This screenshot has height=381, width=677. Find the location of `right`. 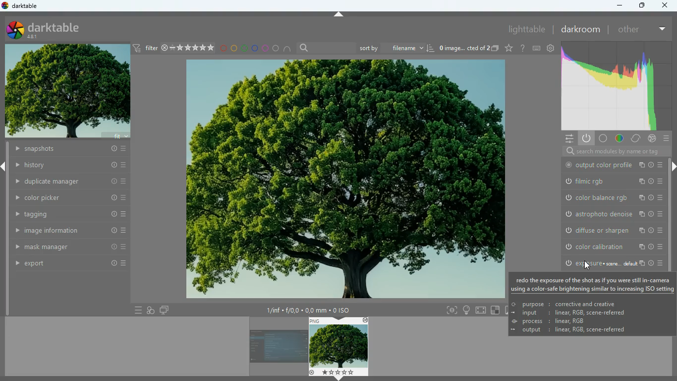

right is located at coordinates (673, 168).